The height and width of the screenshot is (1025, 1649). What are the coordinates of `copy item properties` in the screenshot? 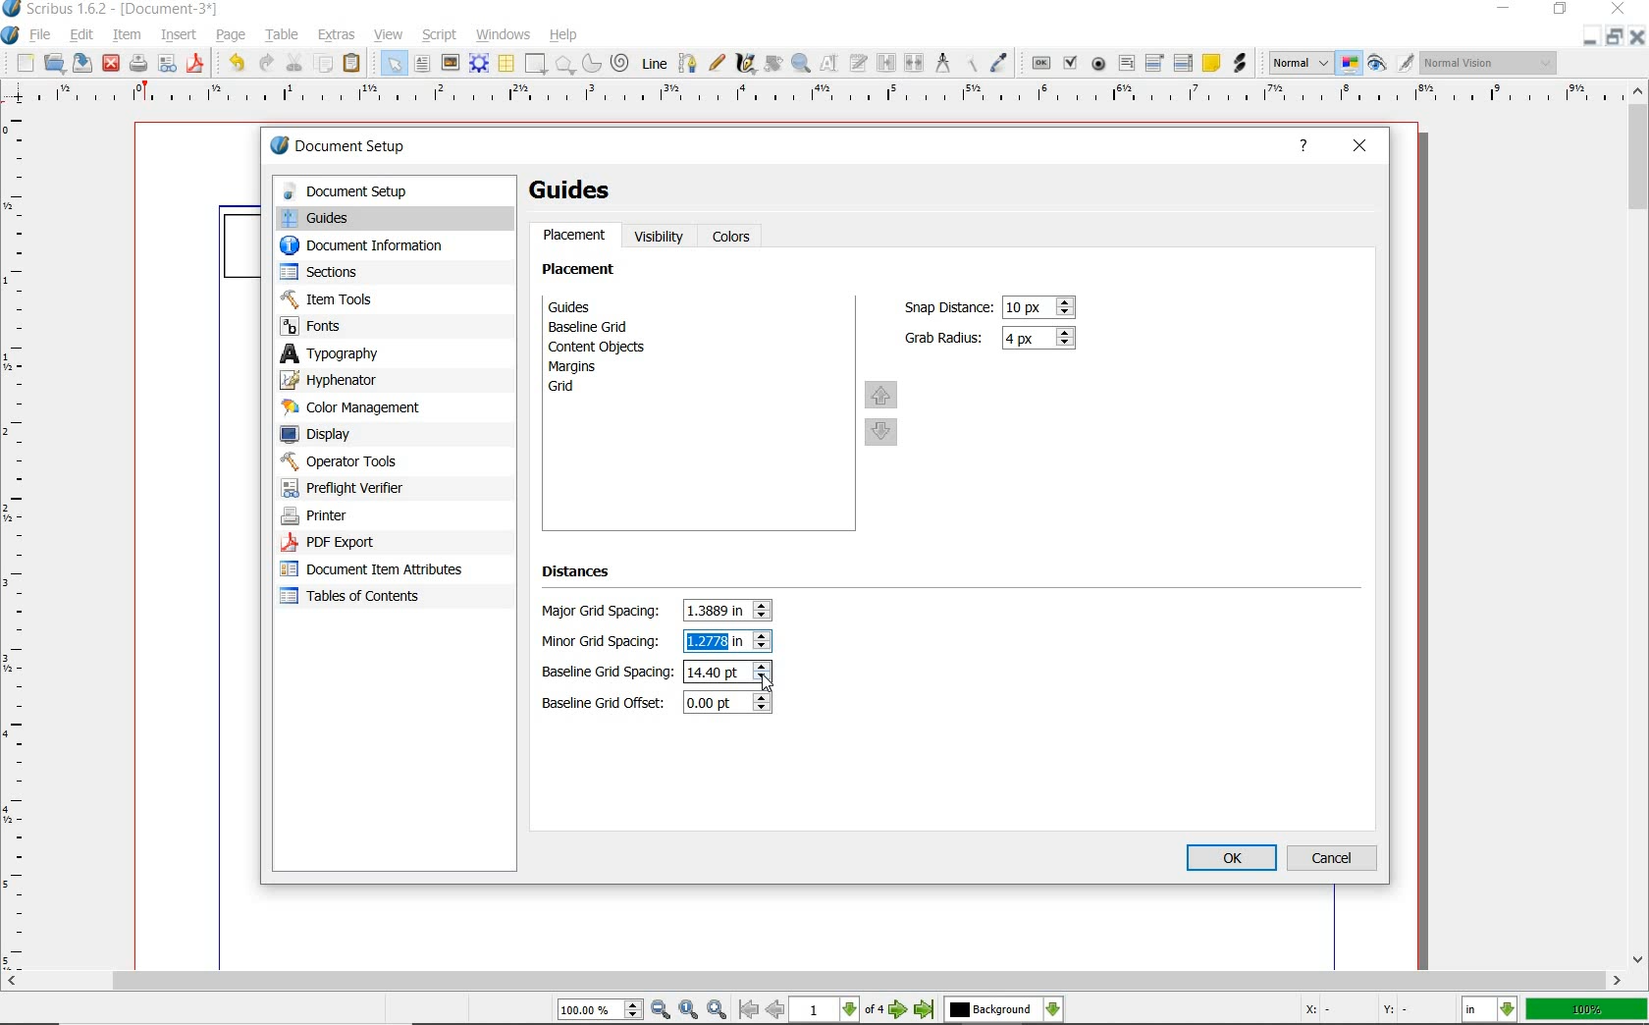 It's located at (969, 62).